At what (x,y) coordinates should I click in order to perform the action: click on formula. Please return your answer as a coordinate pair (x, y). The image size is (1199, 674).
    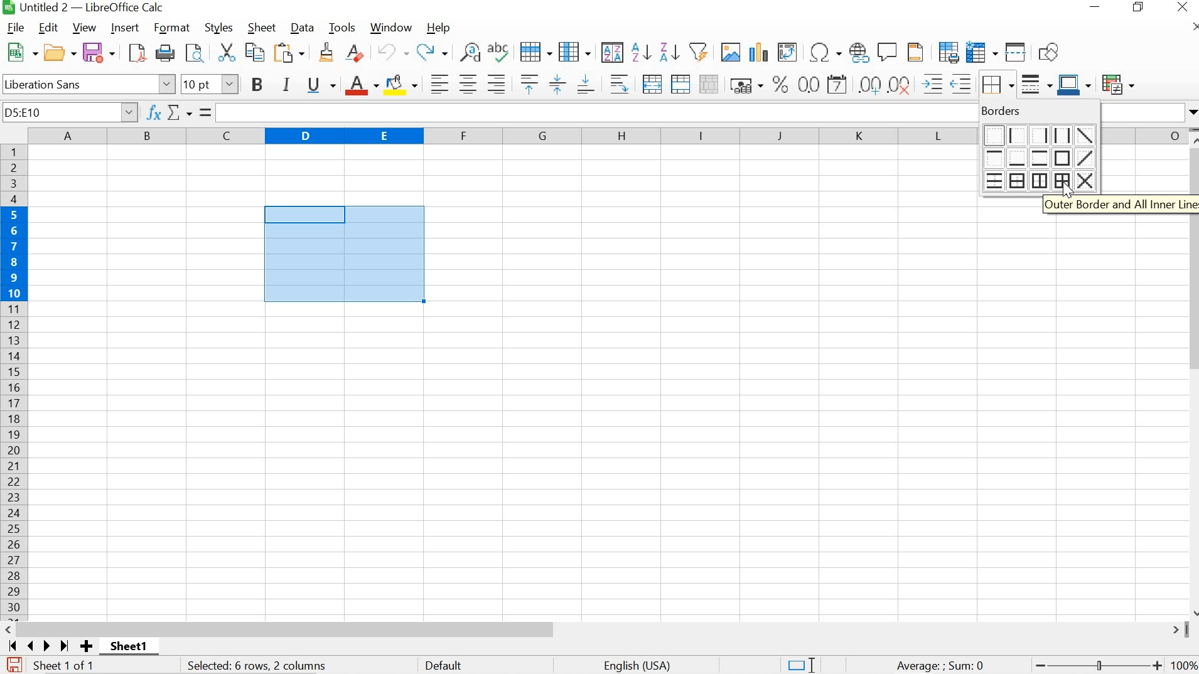
    Looking at the image, I should click on (940, 666).